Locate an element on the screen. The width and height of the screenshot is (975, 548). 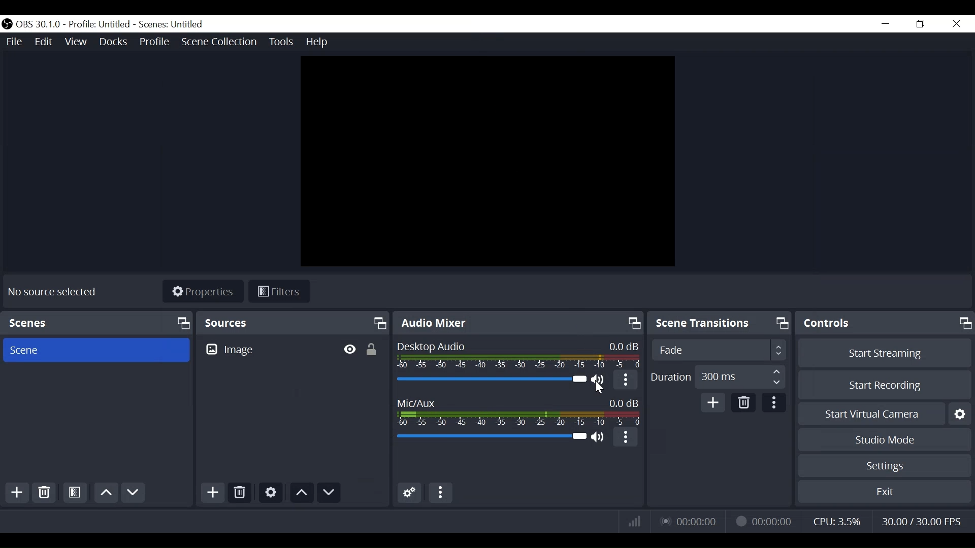
Preview is located at coordinates (489, 161).